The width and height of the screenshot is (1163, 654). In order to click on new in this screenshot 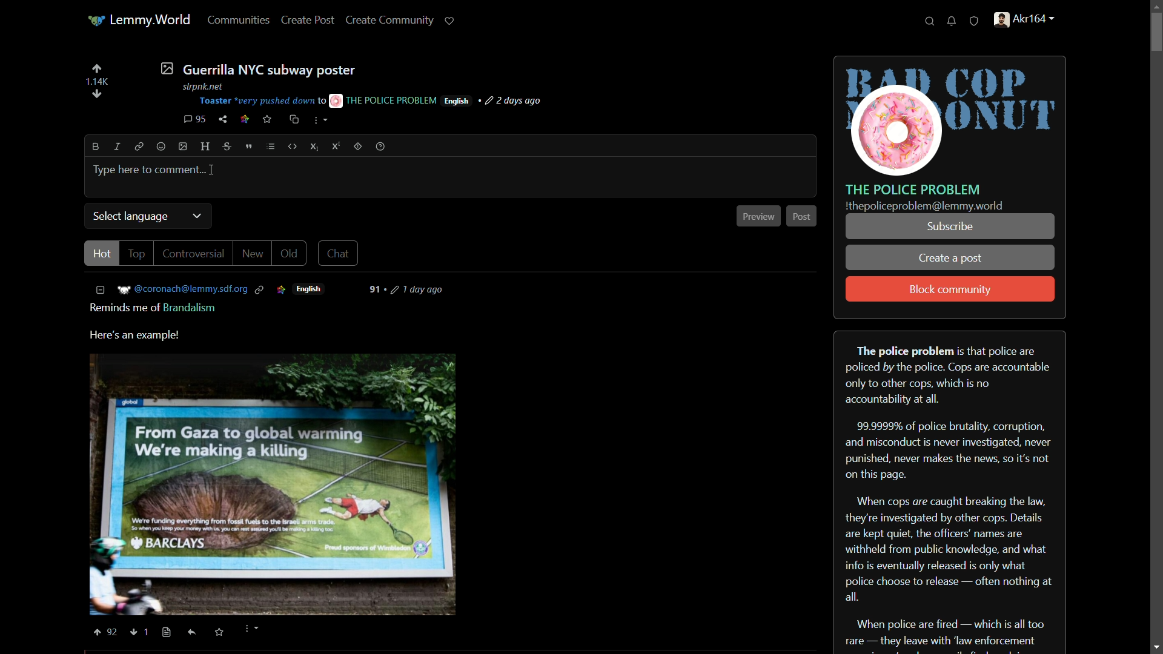, I will do `click(252, 253)`.